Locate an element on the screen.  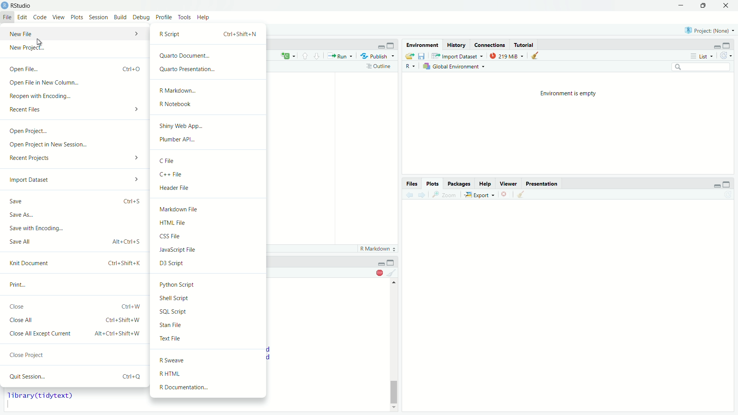
Close is located at coordinates (75, 305).